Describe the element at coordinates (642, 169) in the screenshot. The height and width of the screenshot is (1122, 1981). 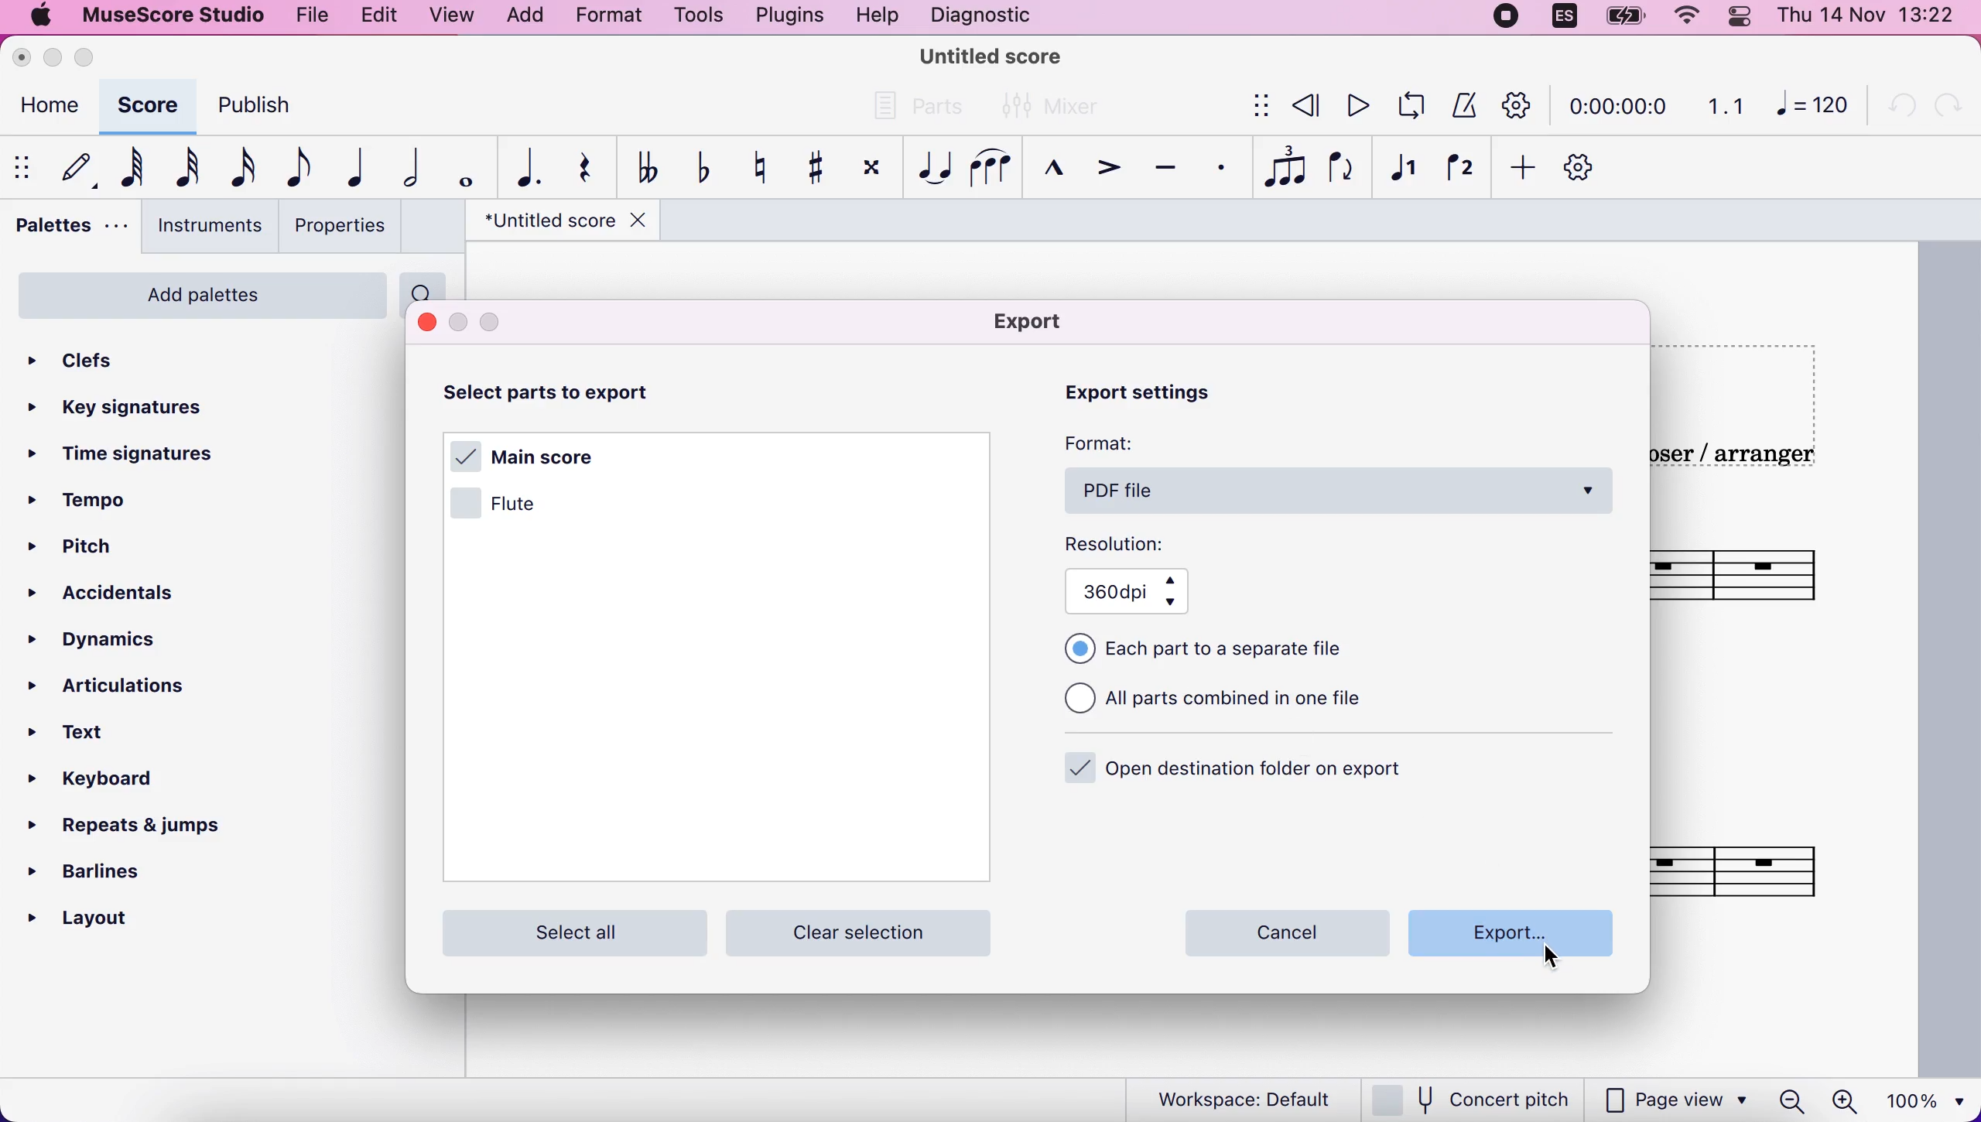
I see `toggle double flat` at that location.